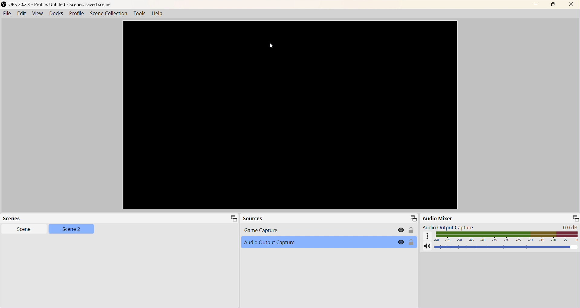  What do you see at coordinates (272, 46) in the screenshot?
I see `Cursor` at bounding box center [272, 46].